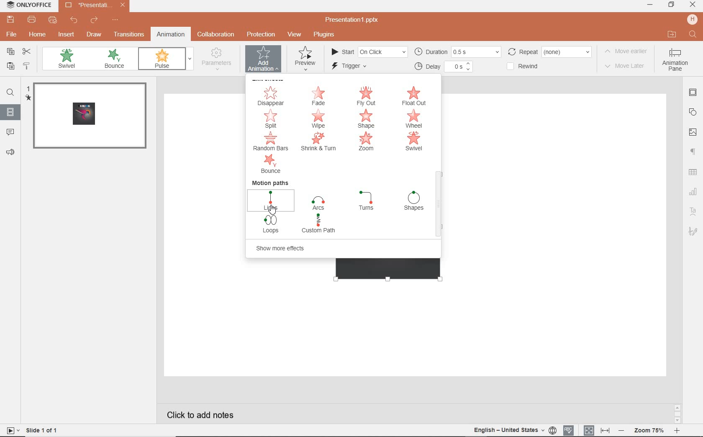 This screenshot has height=437, width=703. Describe the element at coordinates (693, 34) in the screenshot. I see `search` at that location.